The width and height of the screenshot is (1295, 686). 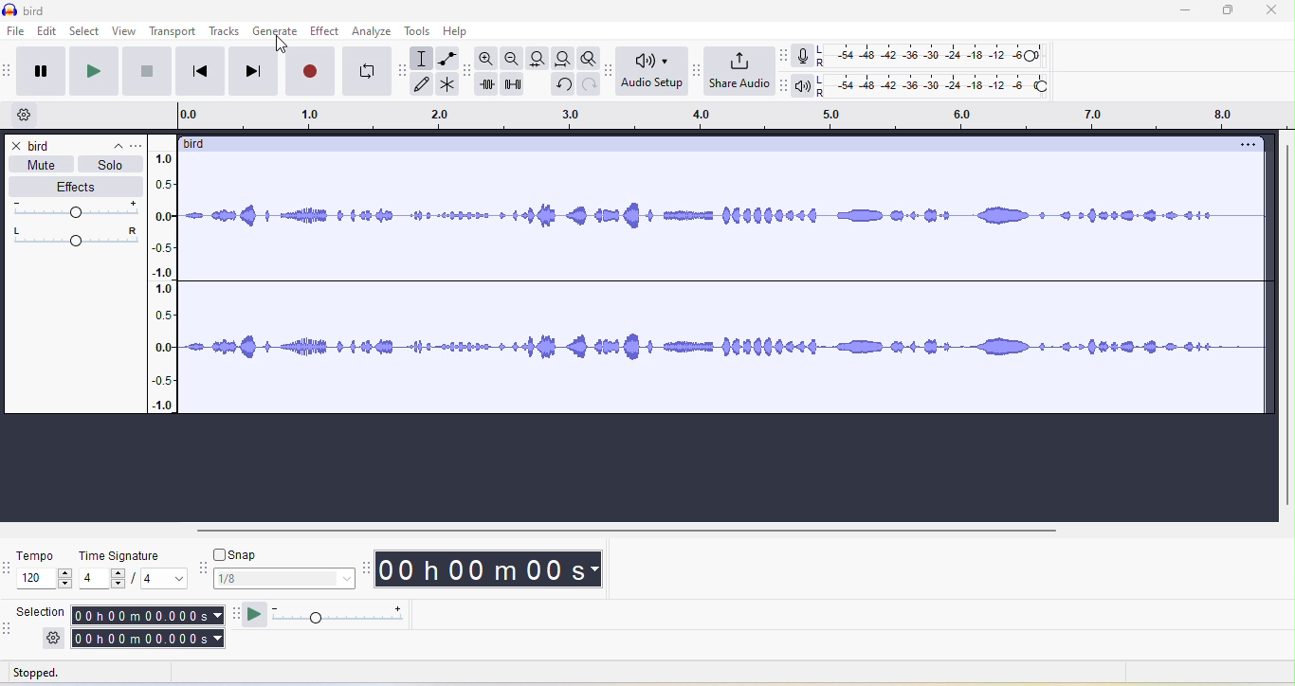 I want to click on audacity share audio toolbar, so click(x=693, y=75).